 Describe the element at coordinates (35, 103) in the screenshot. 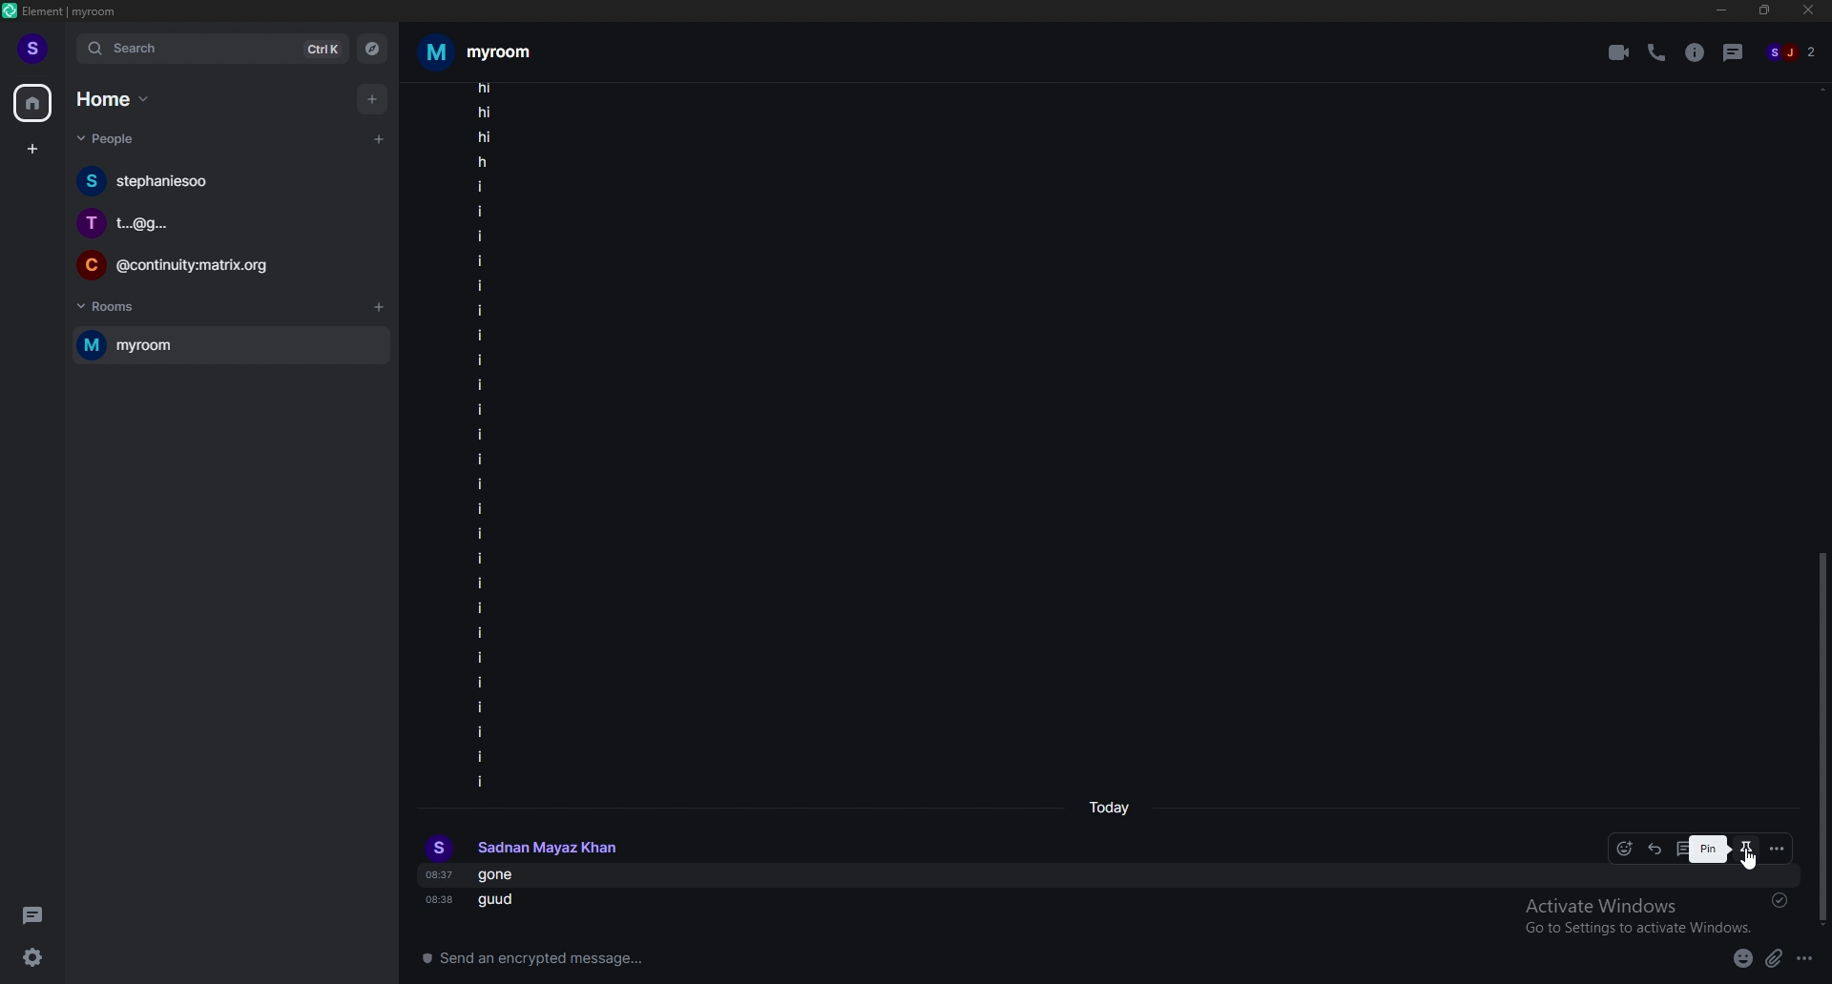

I see `home` at that location.